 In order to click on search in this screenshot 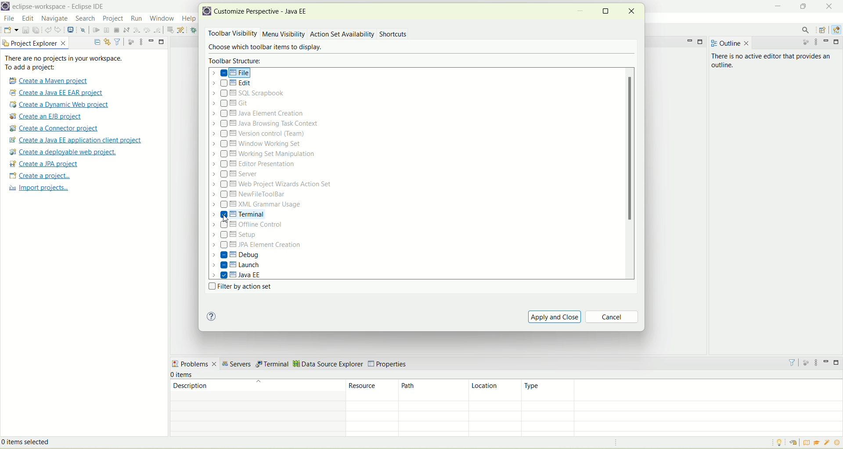, I will do `click(807, 30)`.